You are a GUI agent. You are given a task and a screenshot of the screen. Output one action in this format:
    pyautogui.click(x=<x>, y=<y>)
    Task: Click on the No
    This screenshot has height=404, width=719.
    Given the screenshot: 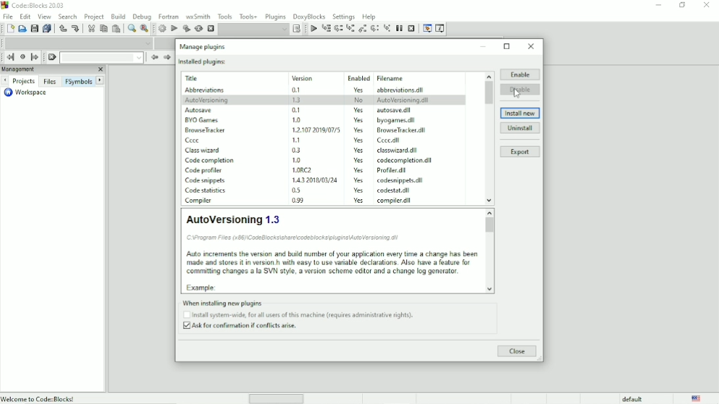 What is the action you would take?
    pyautogui.click(x=360, y=99)
    